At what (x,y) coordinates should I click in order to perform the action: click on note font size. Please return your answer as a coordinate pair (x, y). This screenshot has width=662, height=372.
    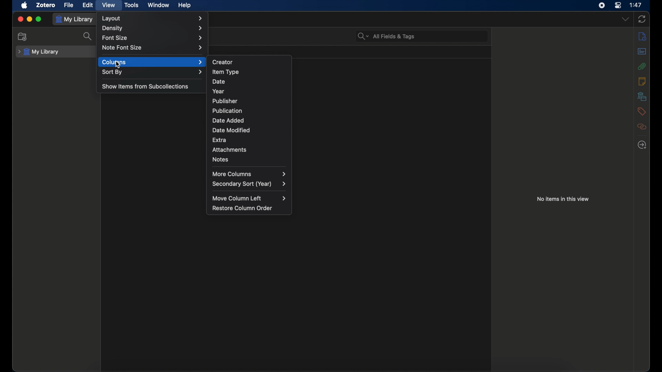
    Looking at the image, I should click on (153, 48).